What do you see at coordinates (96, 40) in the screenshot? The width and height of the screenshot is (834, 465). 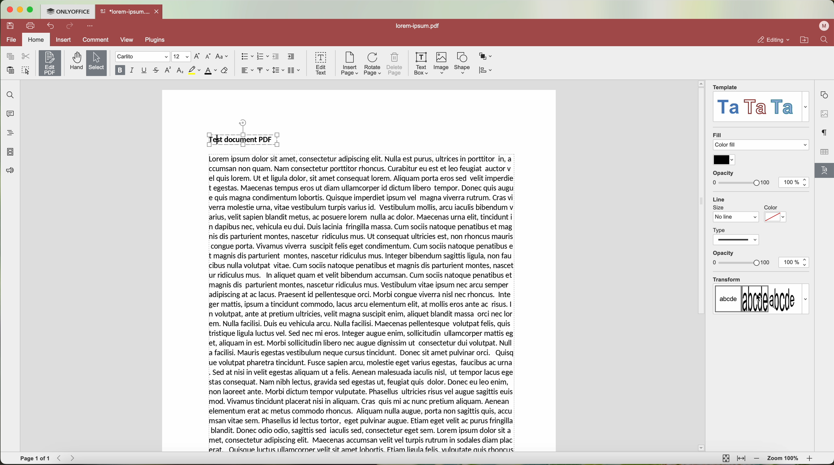 I see `comment` at bounding box center [96, 40].